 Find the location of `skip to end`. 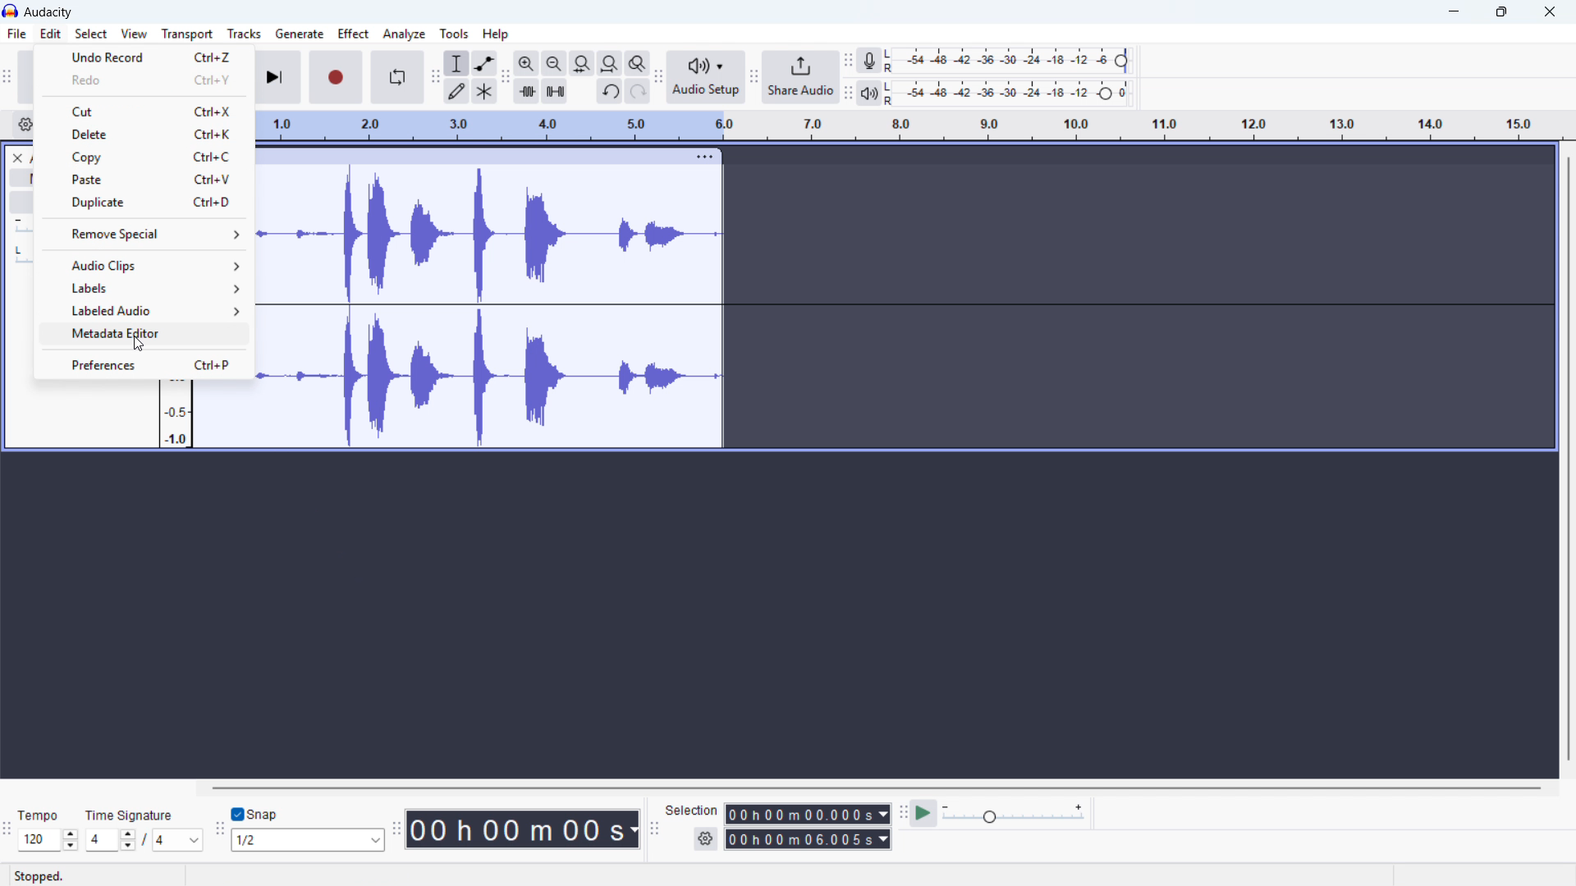

skip to end is located at coordinates (280, 78).